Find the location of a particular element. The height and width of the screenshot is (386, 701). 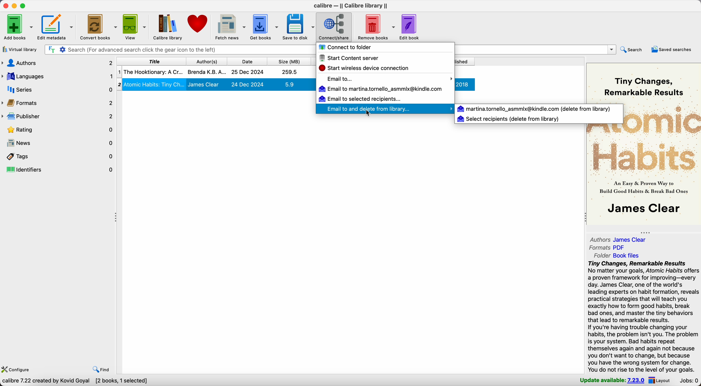

identifiers is located at coordinates (58, 170).